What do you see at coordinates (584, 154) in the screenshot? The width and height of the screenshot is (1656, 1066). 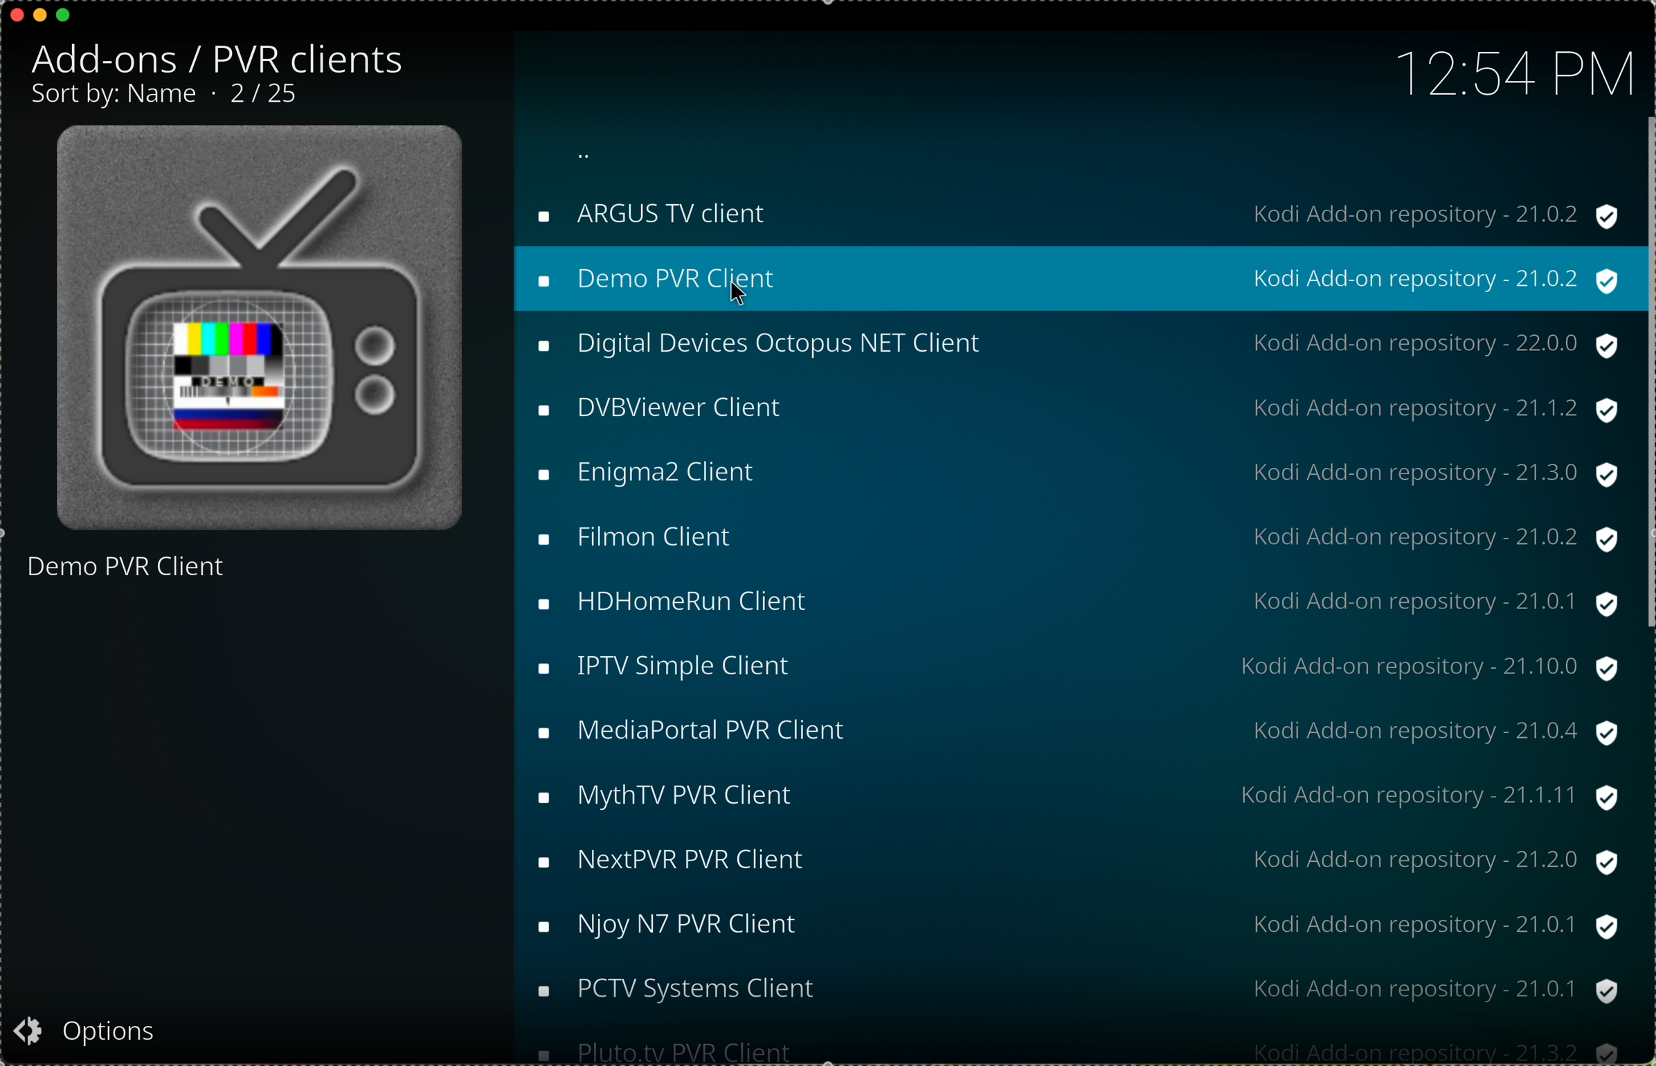 I see `back` at bounding box center [584, 154].